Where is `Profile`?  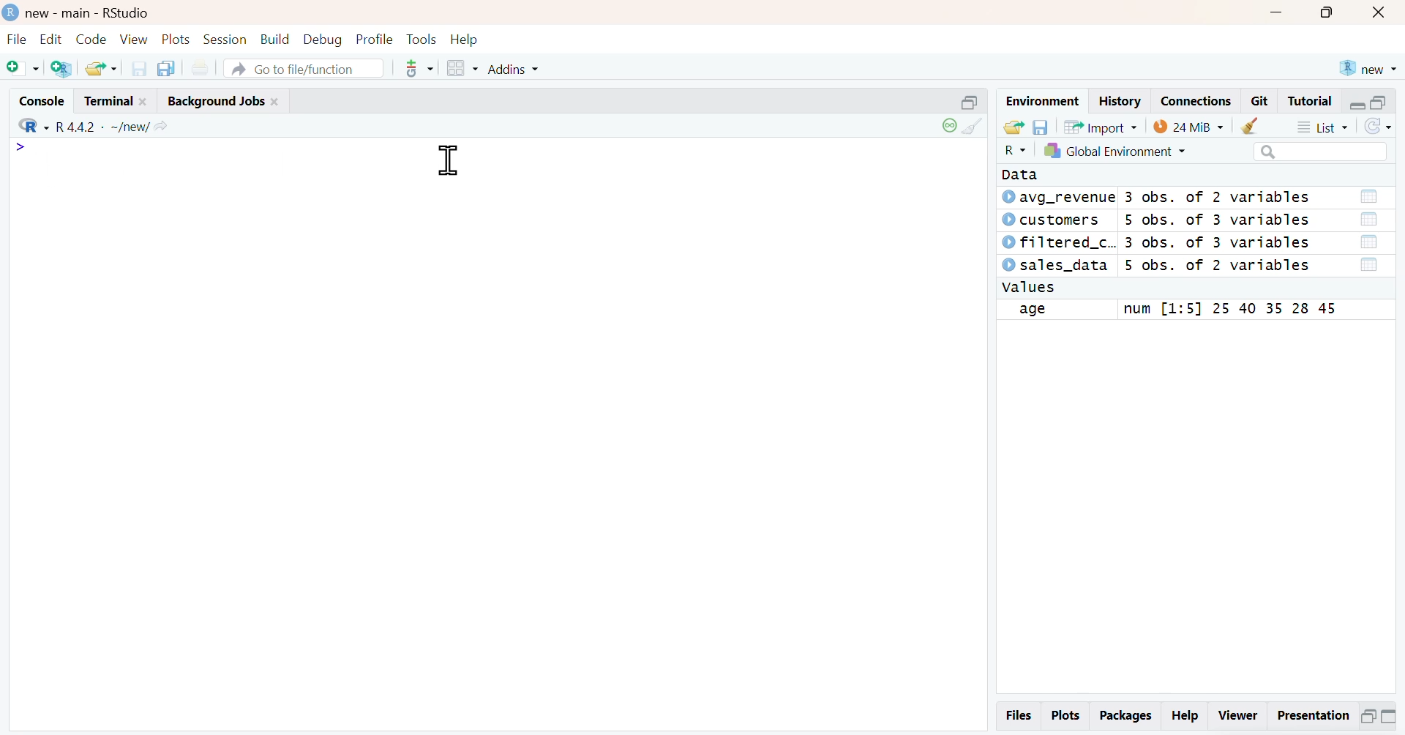 Profile is located at coordinates (375, 39).